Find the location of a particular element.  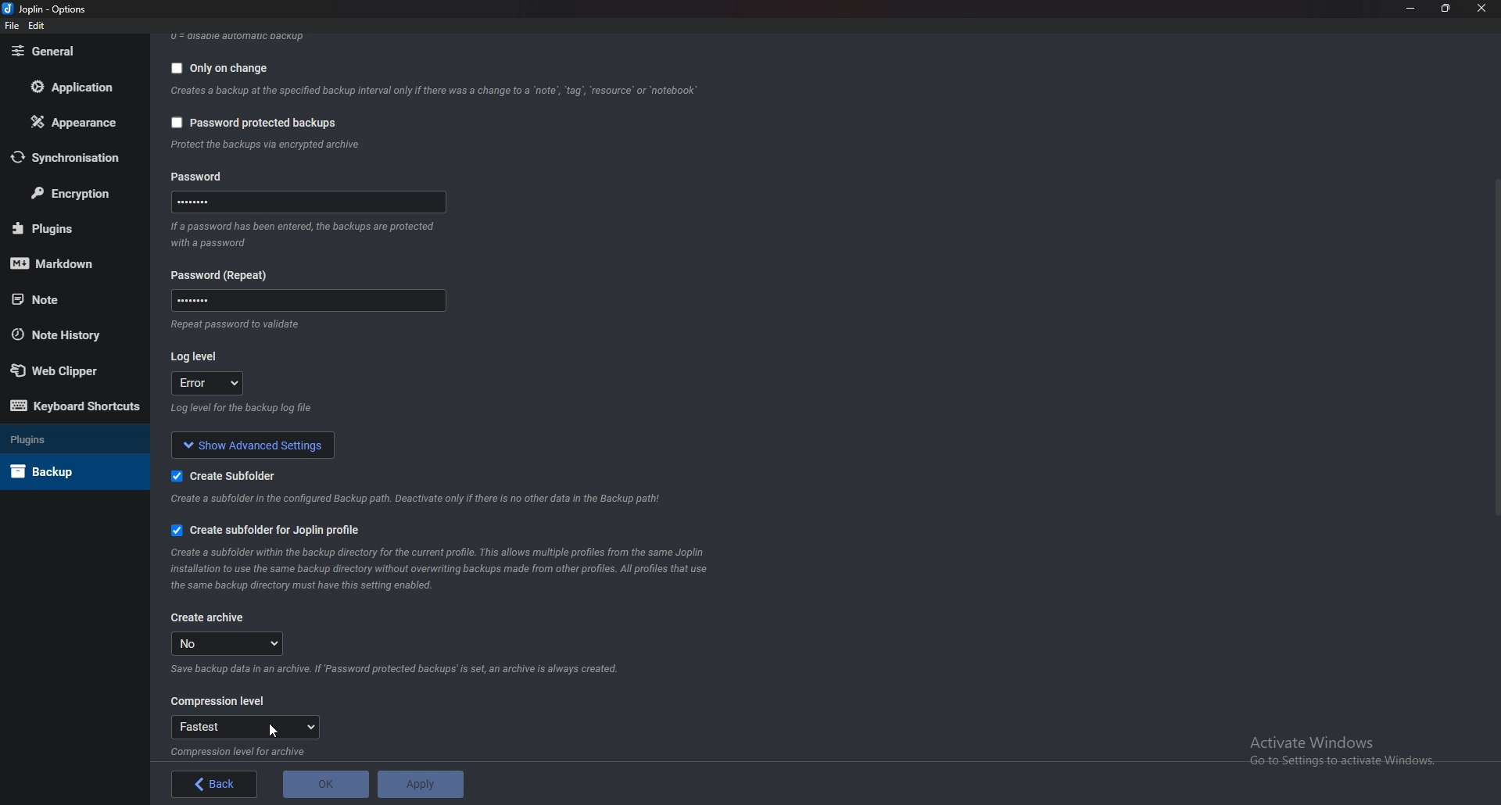

Joplin is located at coordinates (46, 9).